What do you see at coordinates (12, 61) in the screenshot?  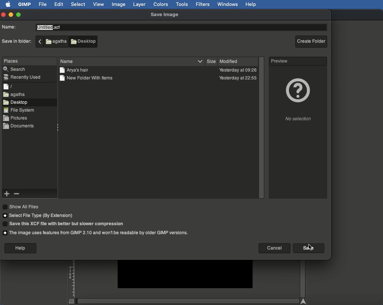 I see `Places` at bounding box center [12, 61].